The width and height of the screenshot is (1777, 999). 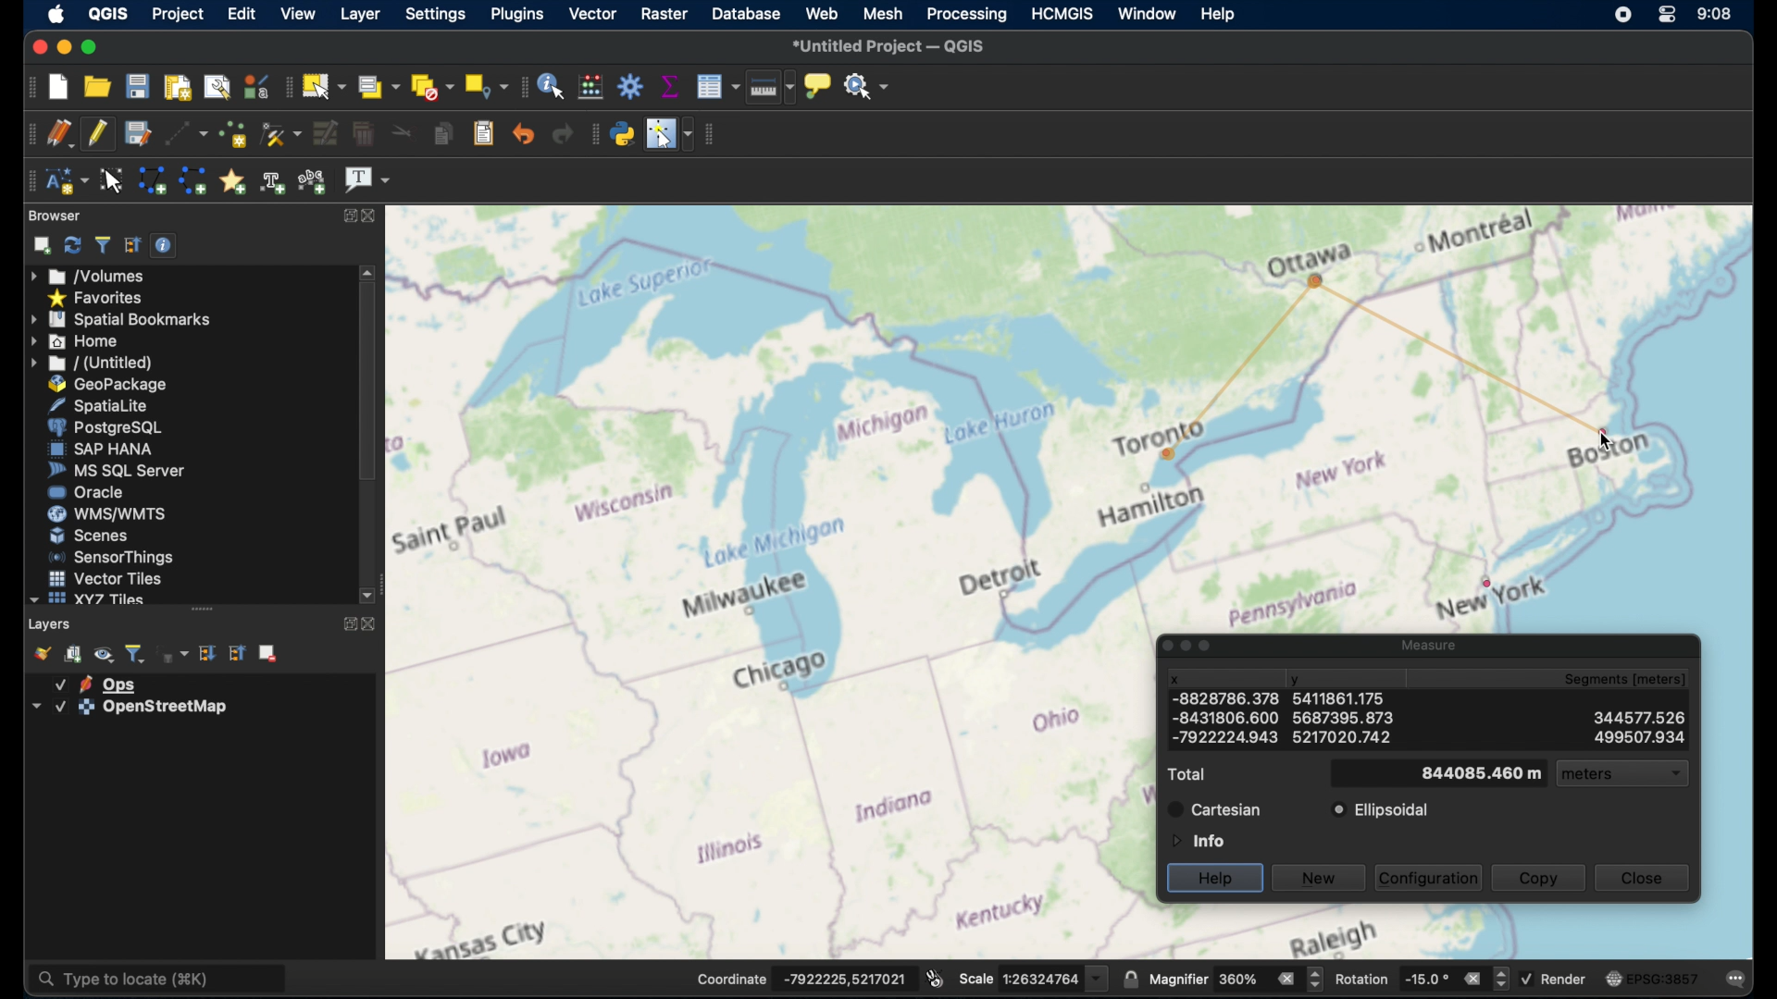 I want to click on current CRS, so click(x=1652, y=976).